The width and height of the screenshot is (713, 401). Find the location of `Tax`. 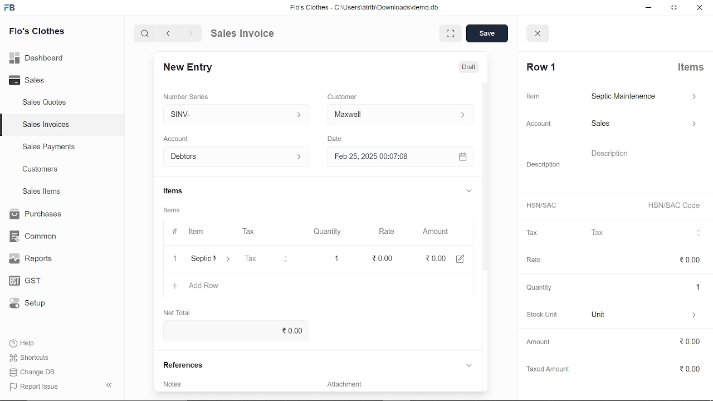

Tax is located at coordinates (268, 259).